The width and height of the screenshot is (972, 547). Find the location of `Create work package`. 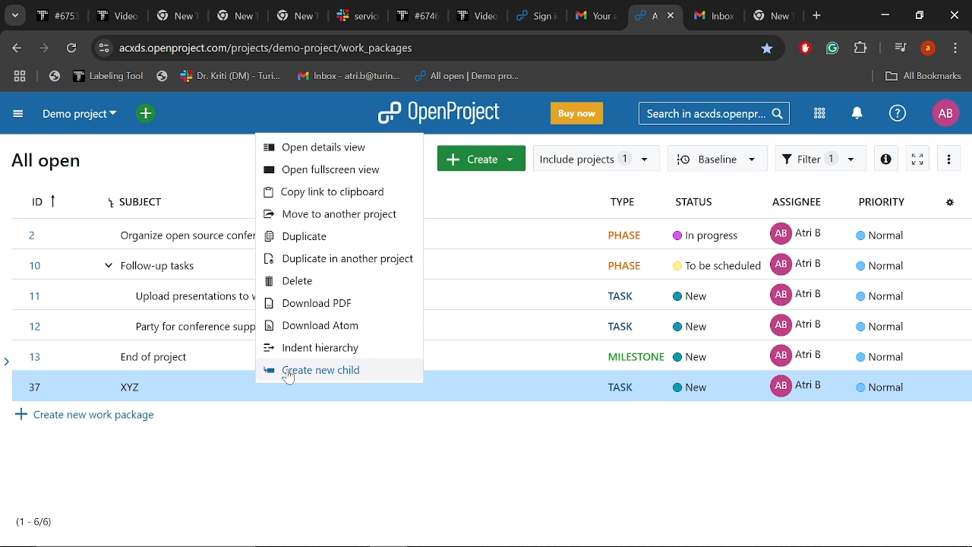

Create work package is located at coordinates (87, 415).